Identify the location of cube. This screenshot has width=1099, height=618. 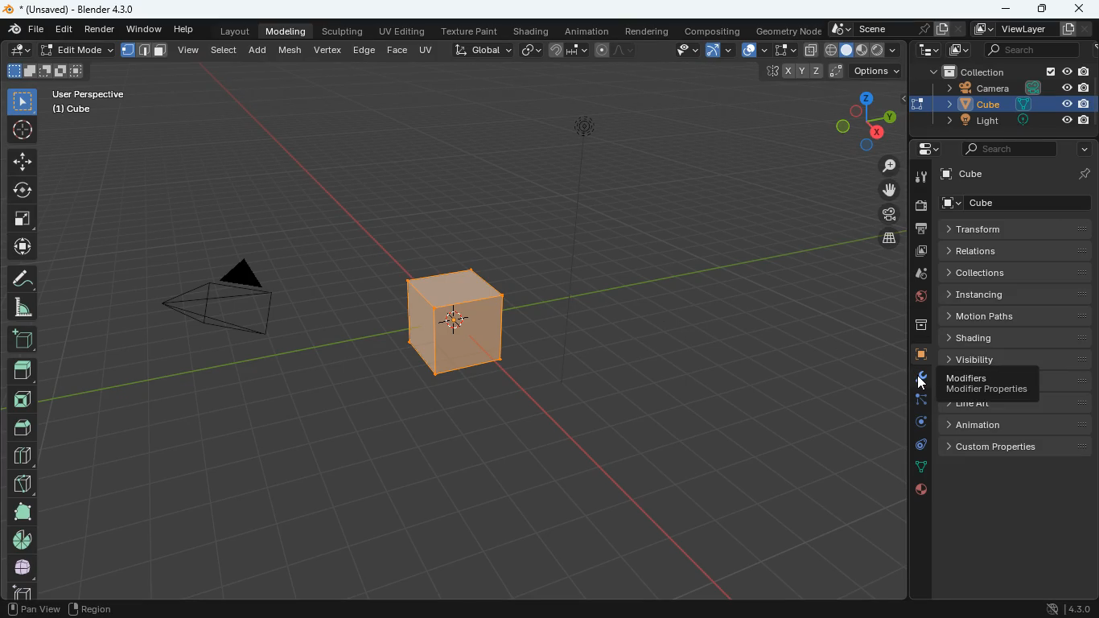
(451, 327).